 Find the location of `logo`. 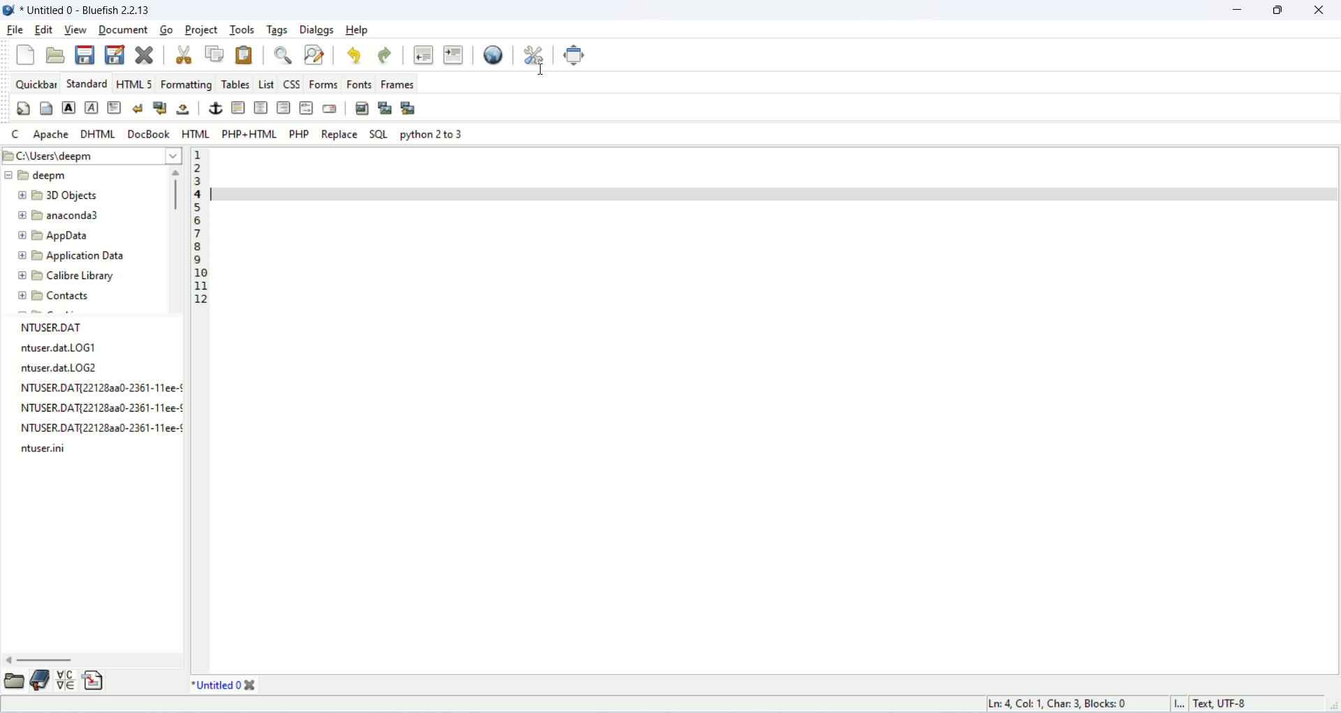

logo is located at coordinates (8, 10).